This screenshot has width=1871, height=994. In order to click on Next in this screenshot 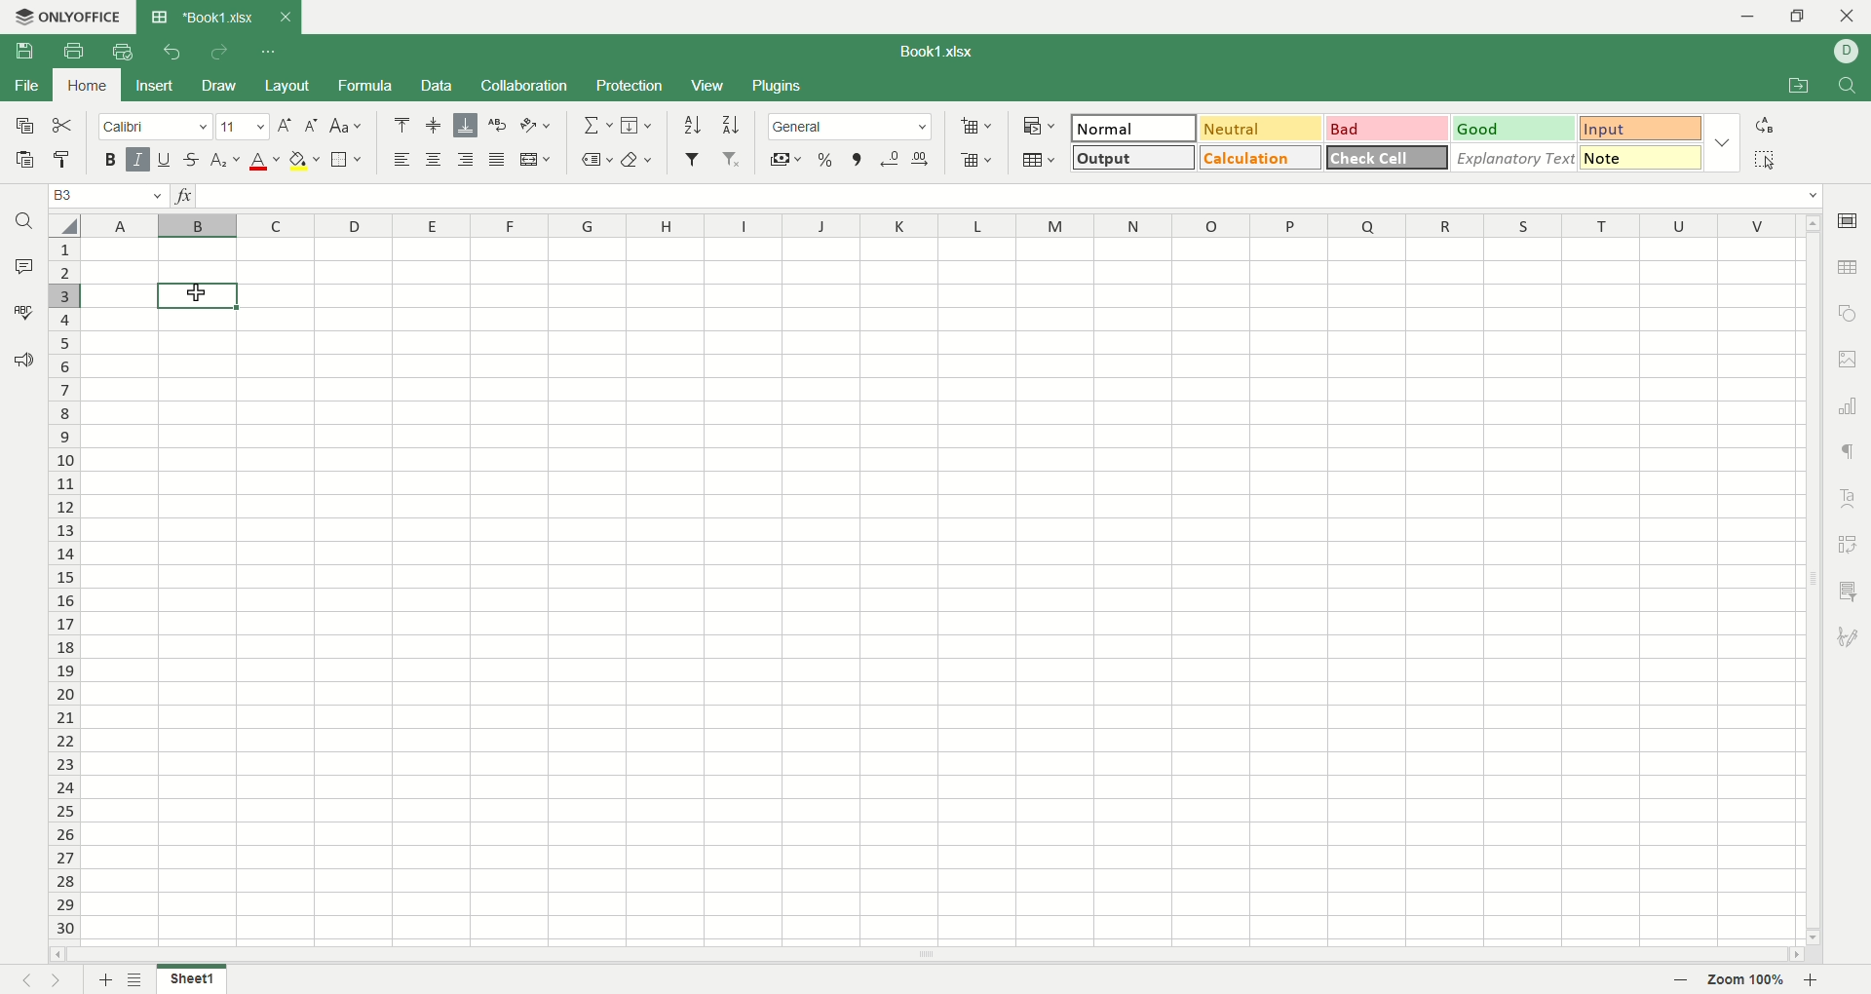, I will do `click(59, 979)`.